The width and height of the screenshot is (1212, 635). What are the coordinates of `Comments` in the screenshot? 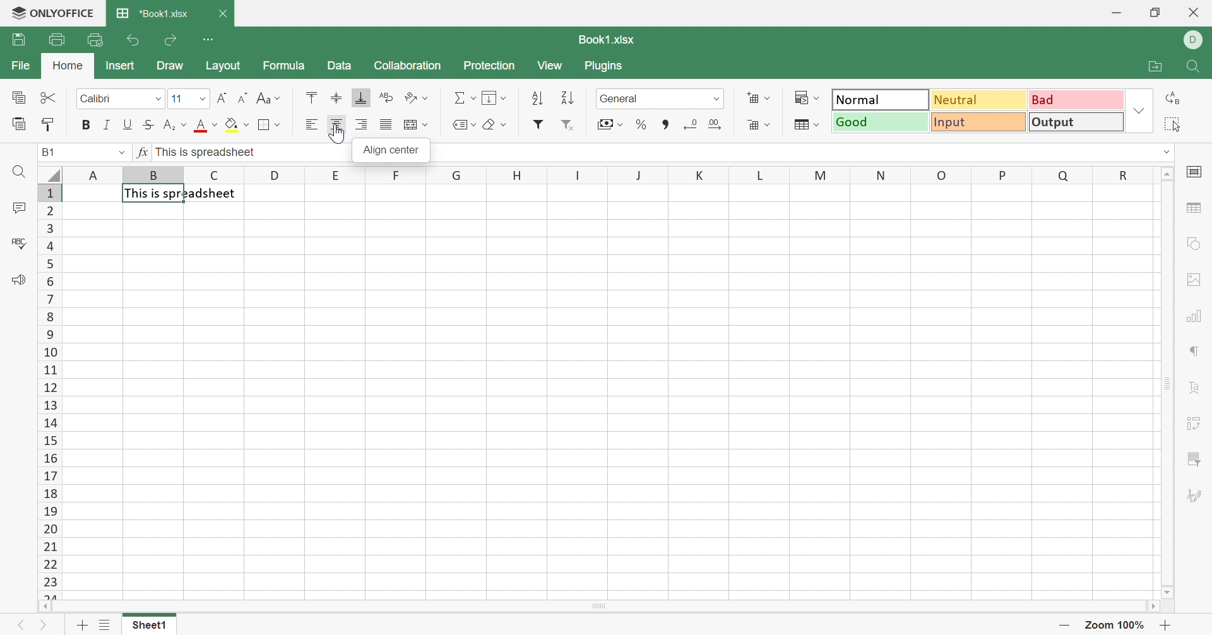 It's located at (18, 208).